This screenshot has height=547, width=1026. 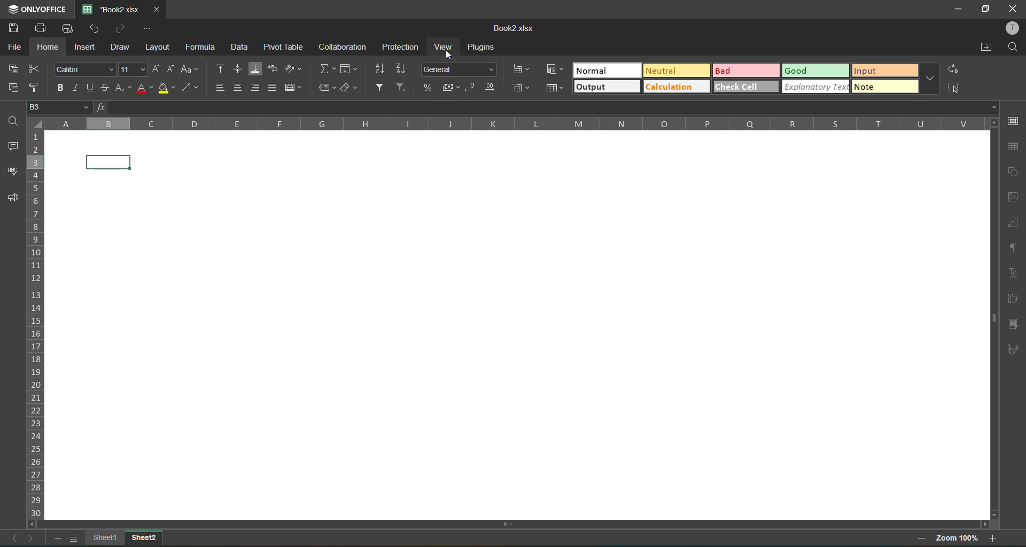 What do you see at coordinates (1015, 300) in the screenshot?
I see `pivot table` at bounding box center [1015, 300].